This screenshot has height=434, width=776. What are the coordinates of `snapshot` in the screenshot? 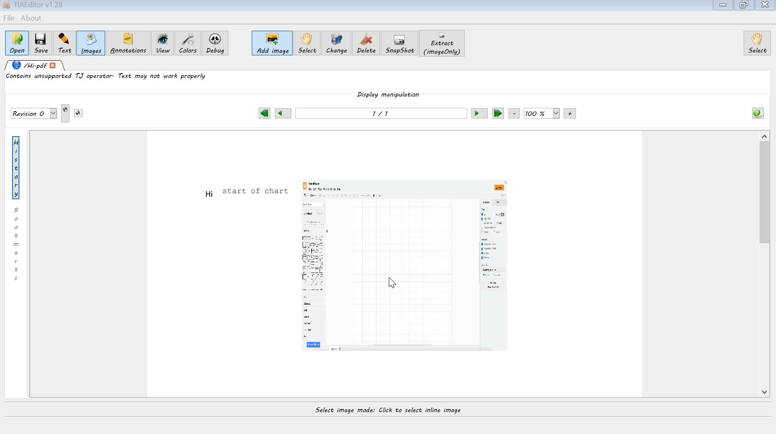 It's located at (401, 43).